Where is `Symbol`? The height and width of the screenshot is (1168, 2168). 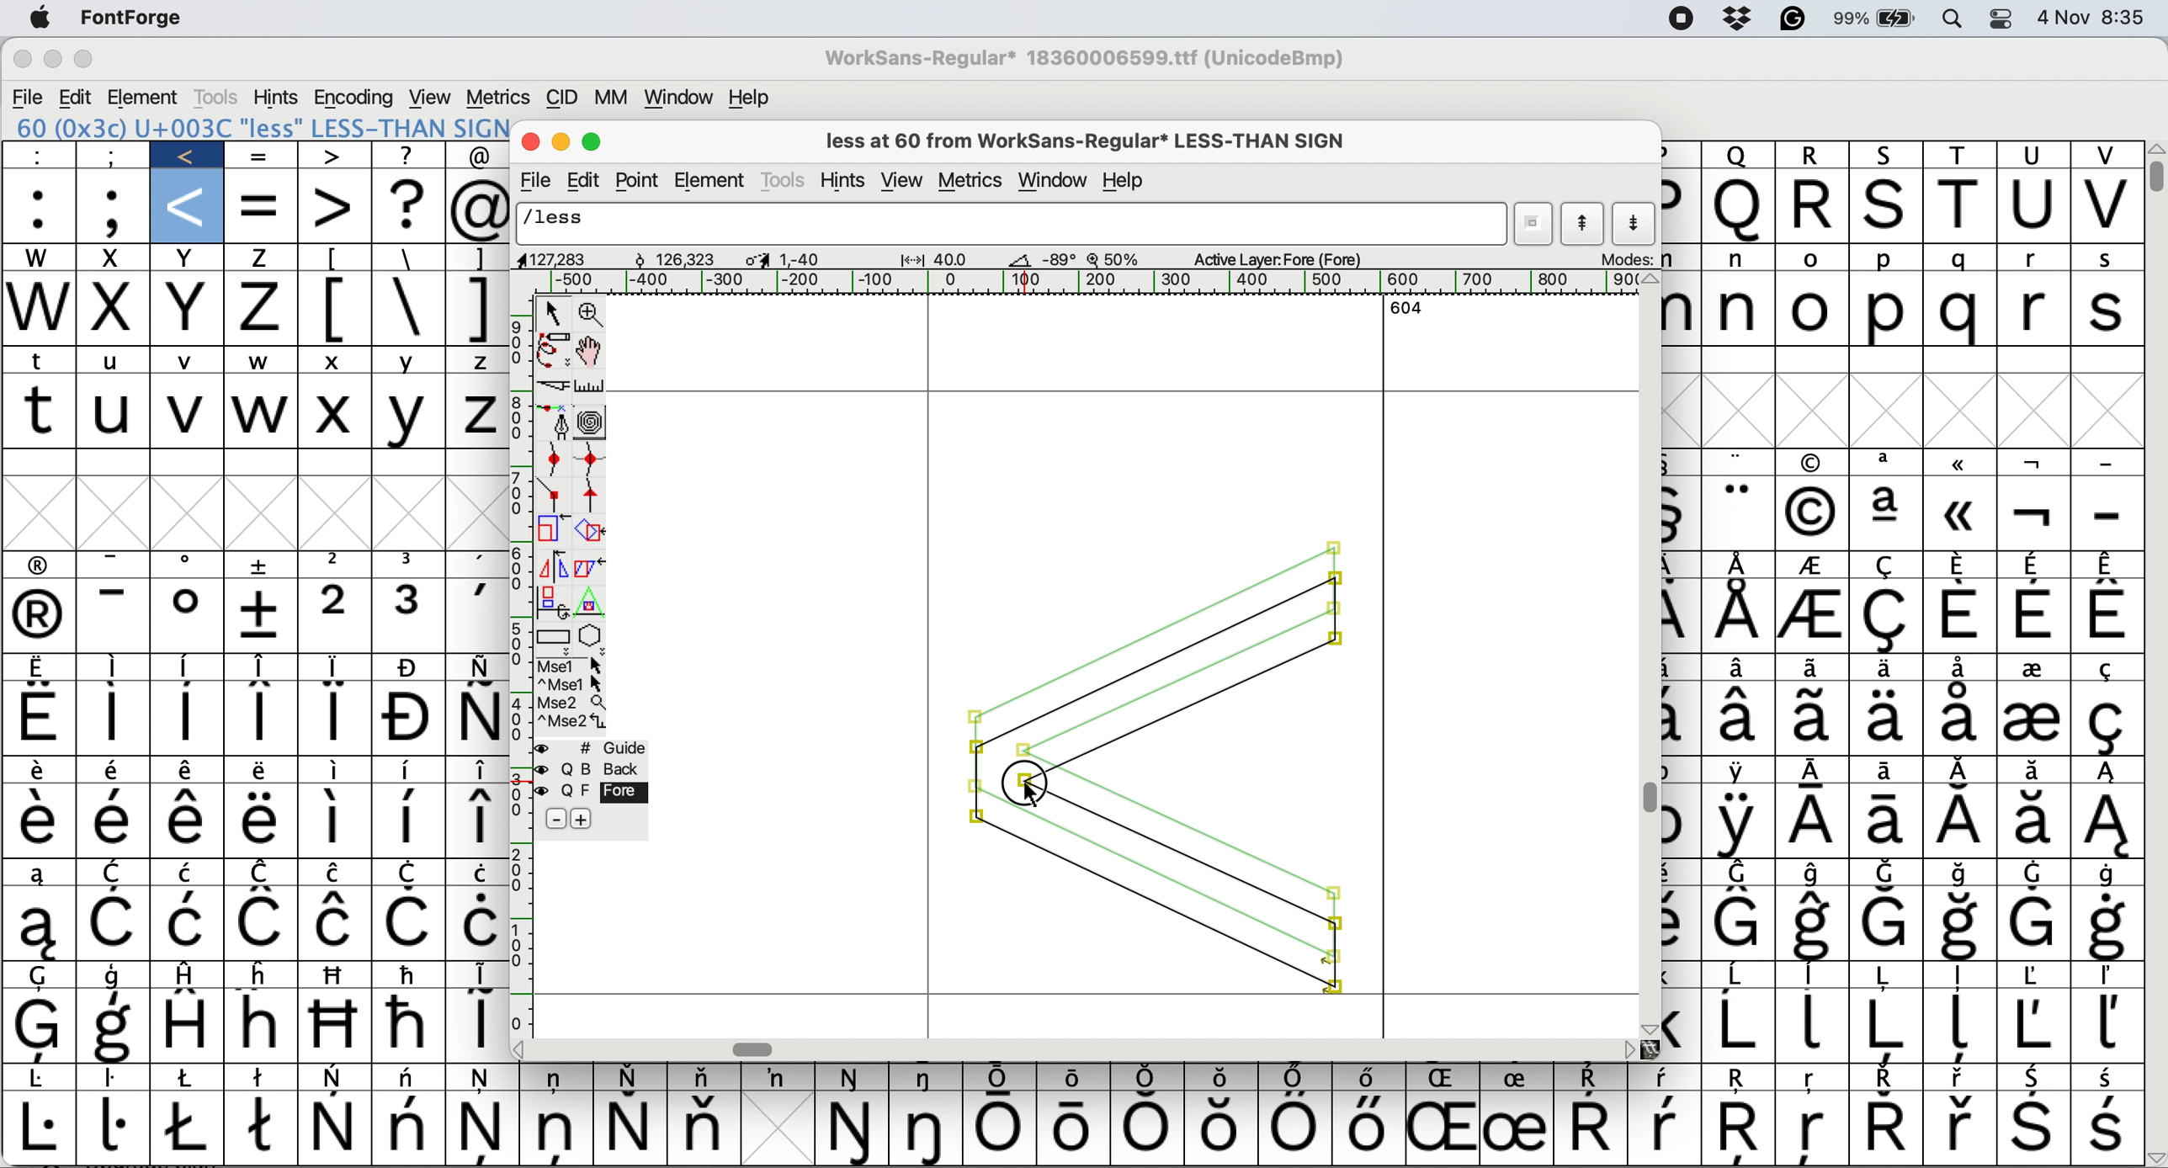
Symbol is located at coordinates (2037, 770).